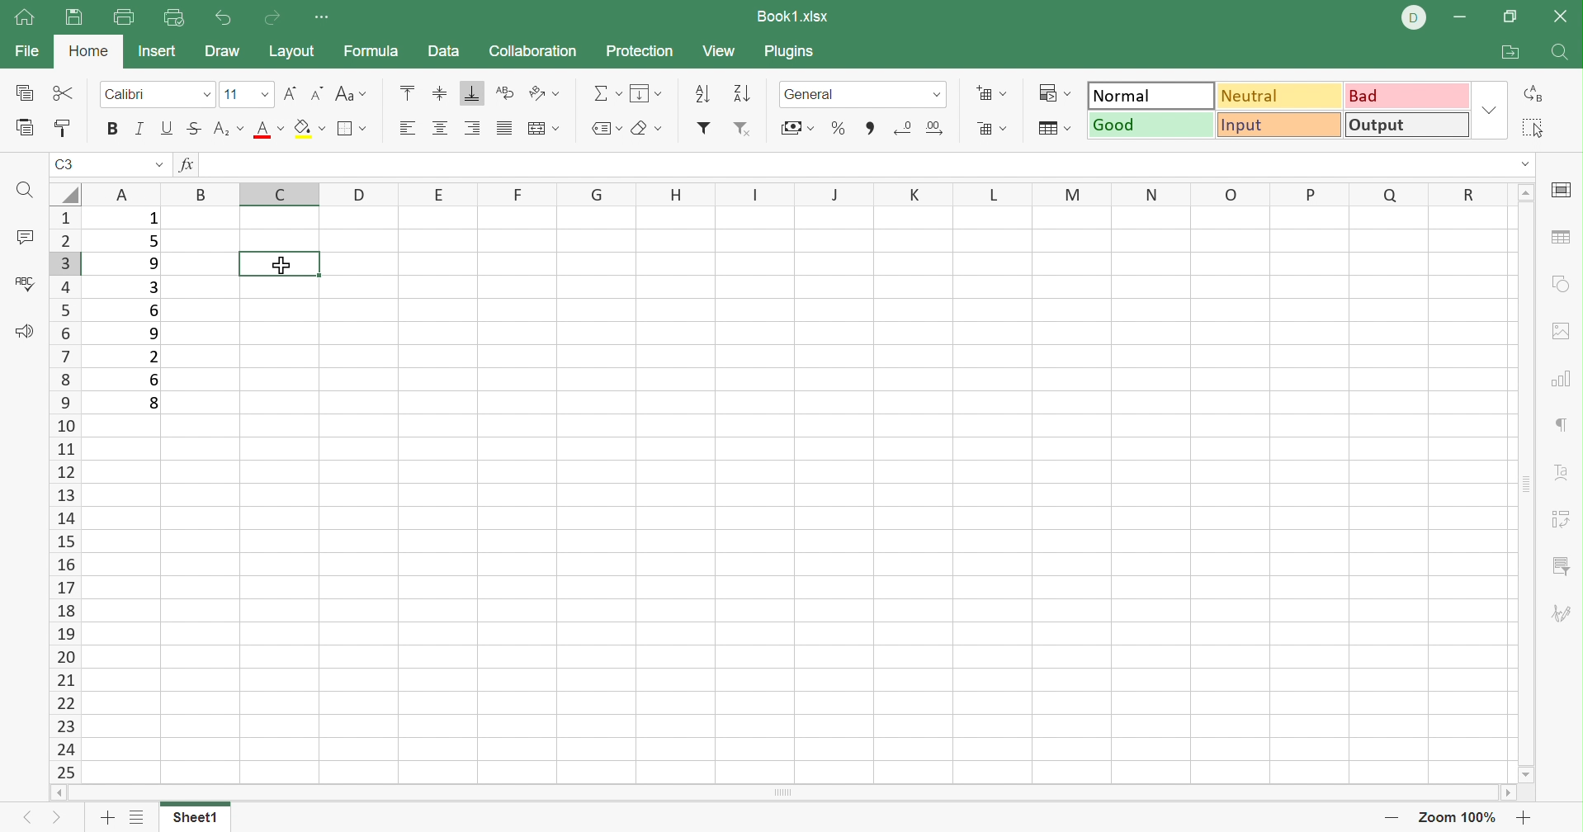 The image size is (1583, 832). What do you see at coordinates (471, 93) in the screenshot?
I see `Align Bottom` at bounding box center [471, 93].